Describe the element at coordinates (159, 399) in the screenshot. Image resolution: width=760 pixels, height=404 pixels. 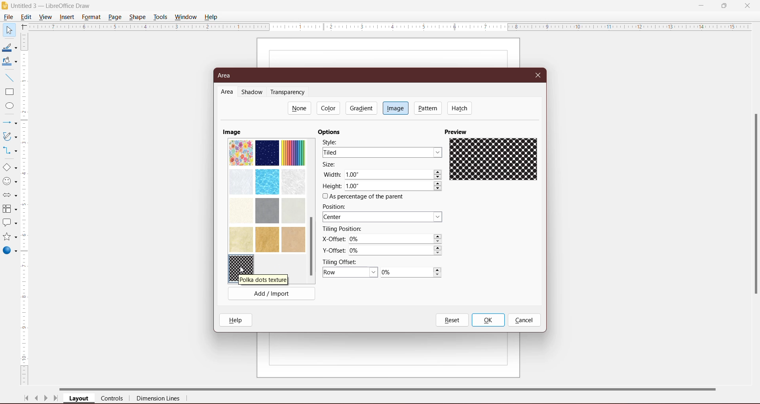
I see `Dimension Lines` at that location.